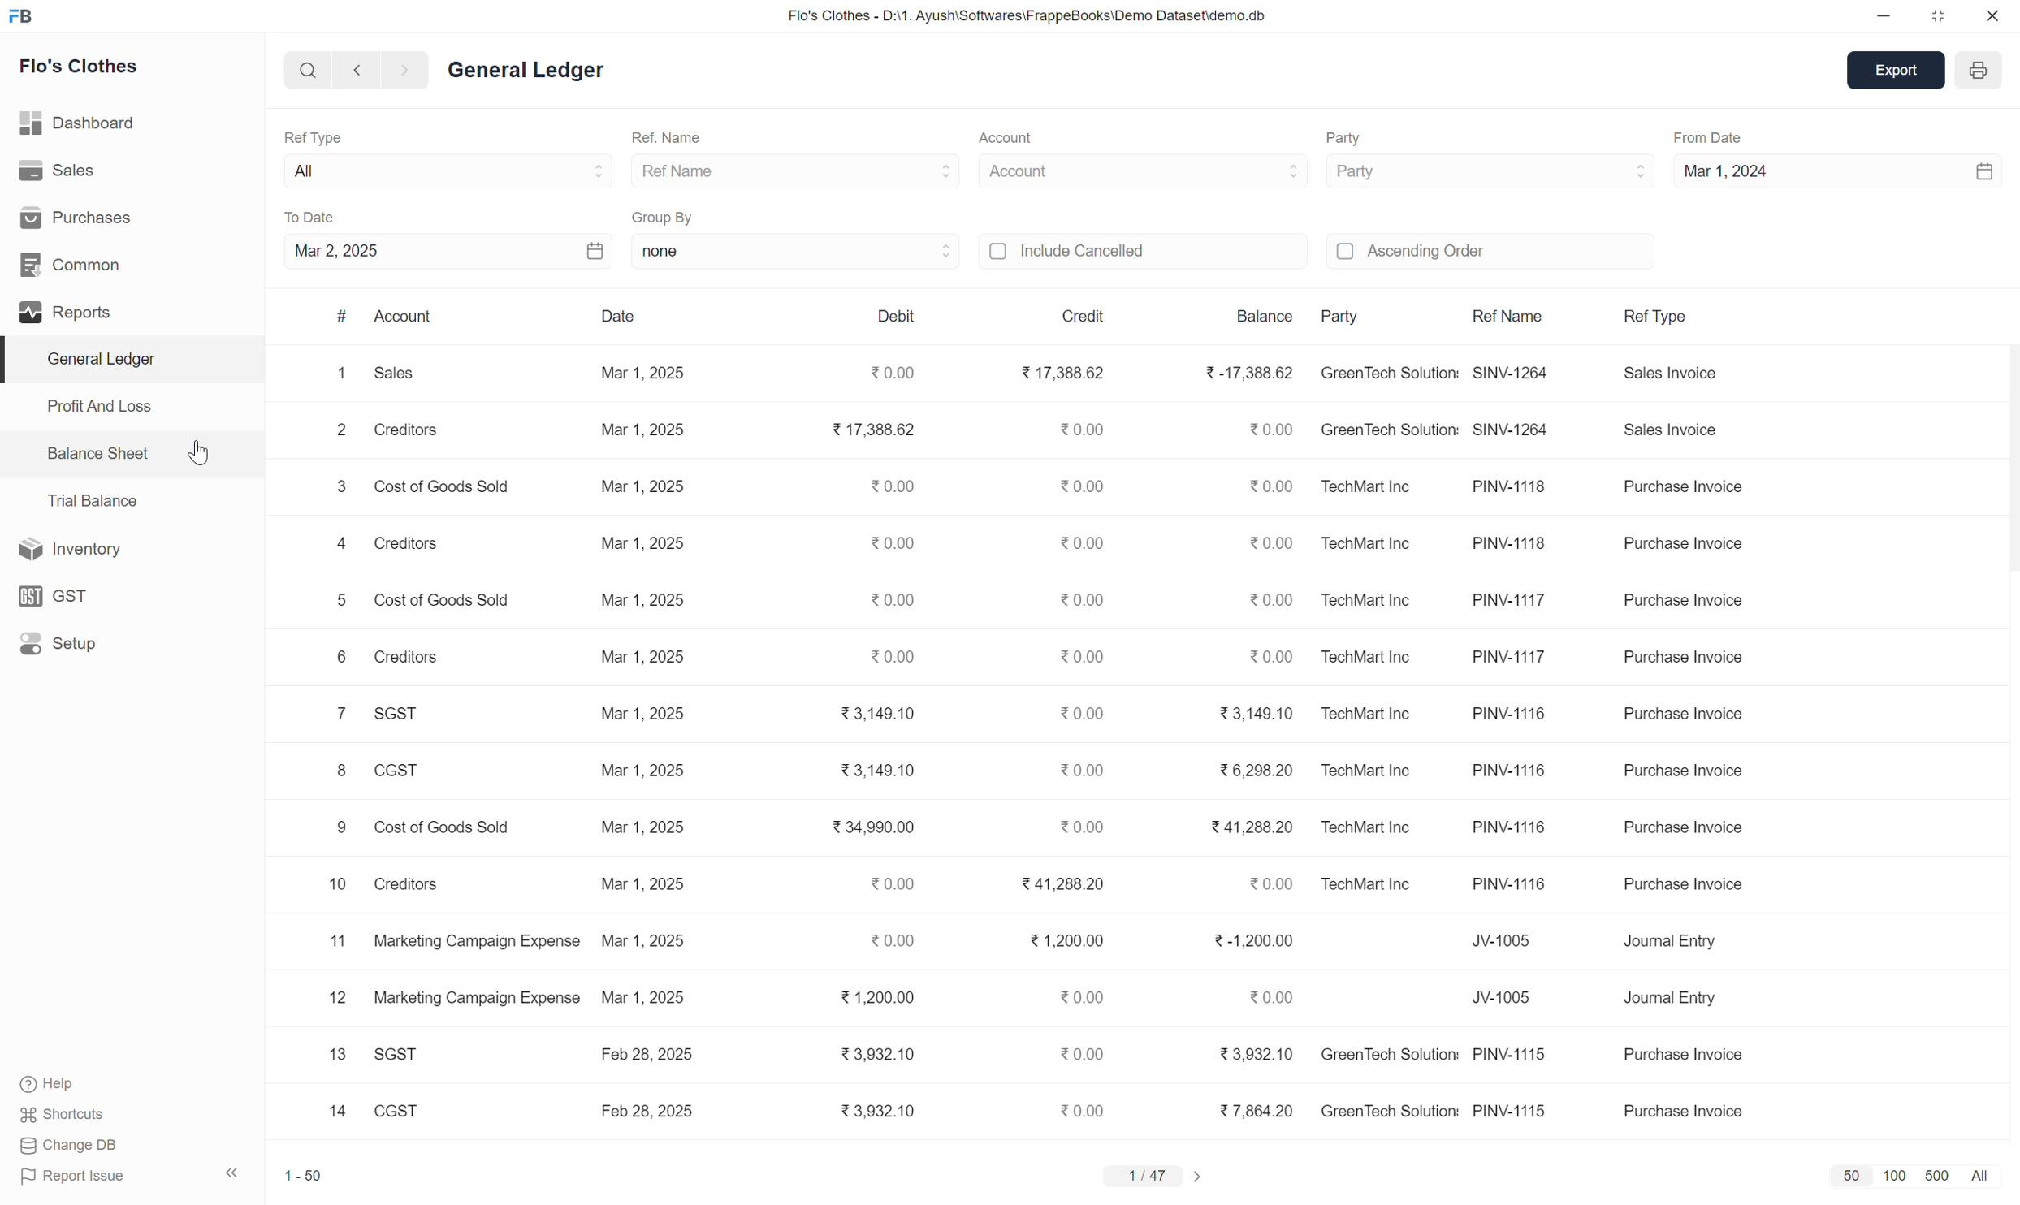  Describe the element at coordinates (106, 405) in the screenshot. I see `Profit And Loss` at that location.